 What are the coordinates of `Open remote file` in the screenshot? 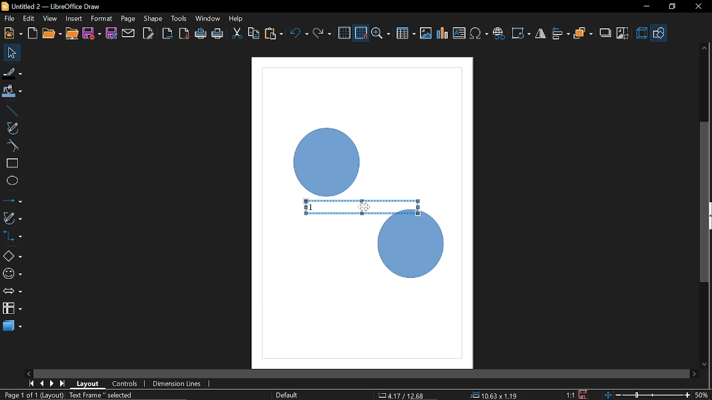 It's located at (72, 34).